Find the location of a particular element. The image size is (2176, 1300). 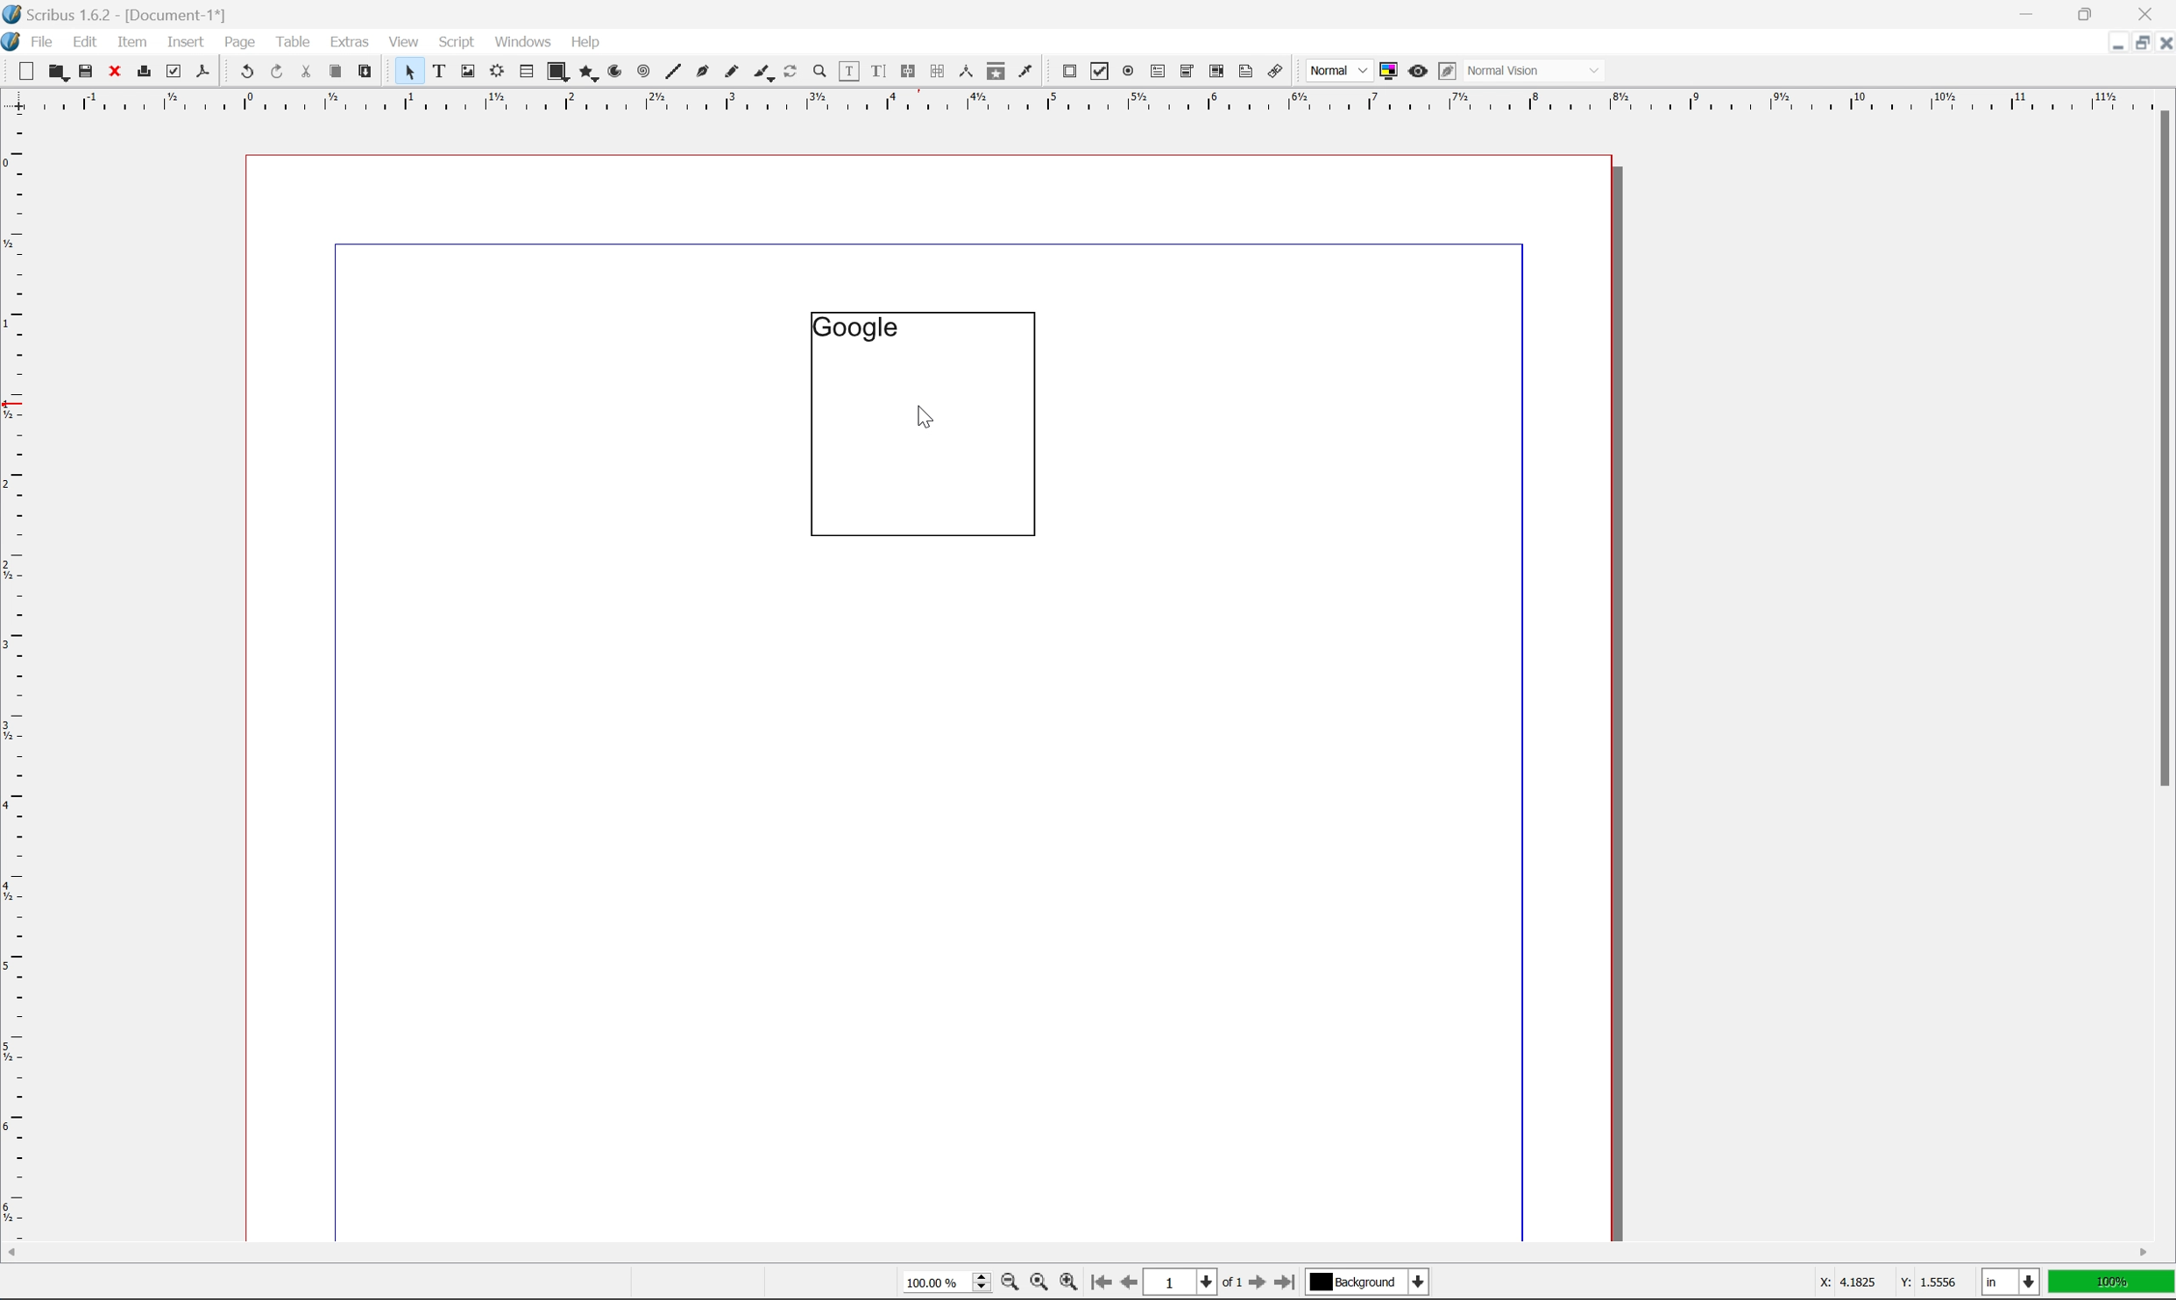

edit is located at coordinates (88, 42).